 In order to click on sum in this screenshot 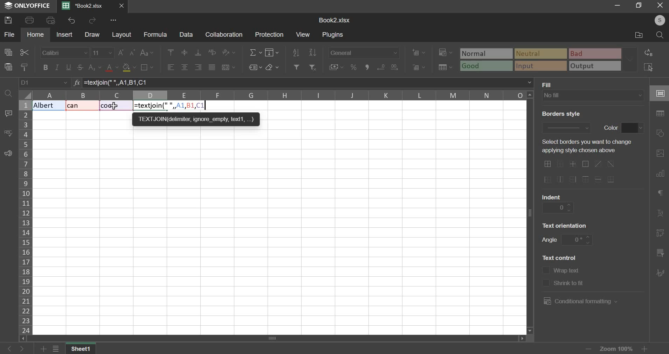, I will do `click(256, 52)`.